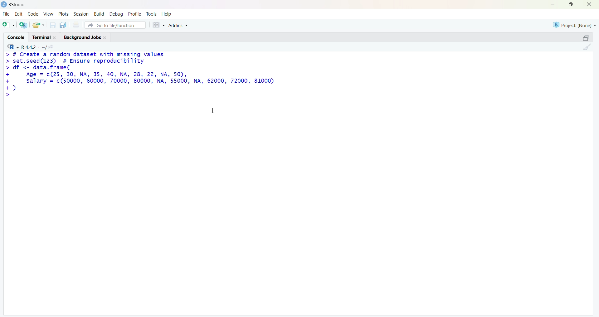 The image size is (599, 317). I want to click on help, so click(167, 14).